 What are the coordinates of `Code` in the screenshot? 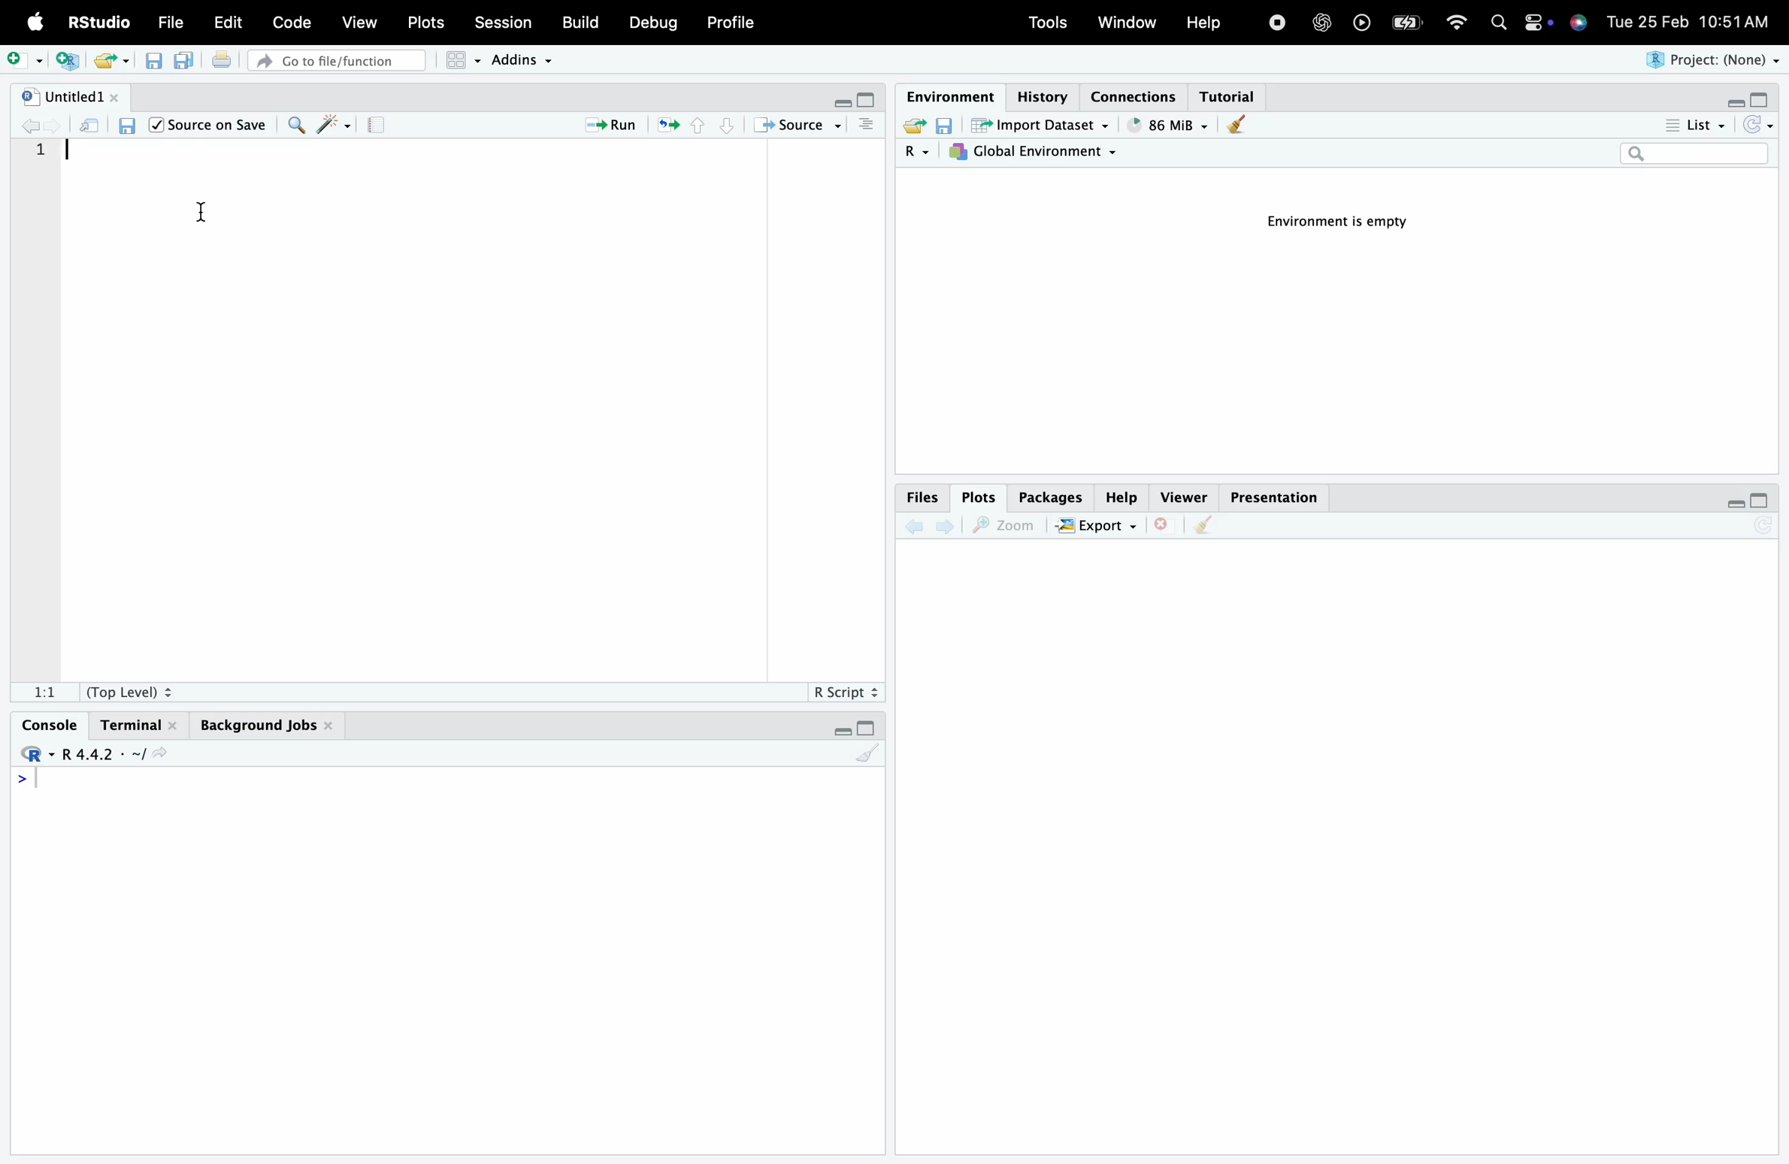 It's located at (295, 22).